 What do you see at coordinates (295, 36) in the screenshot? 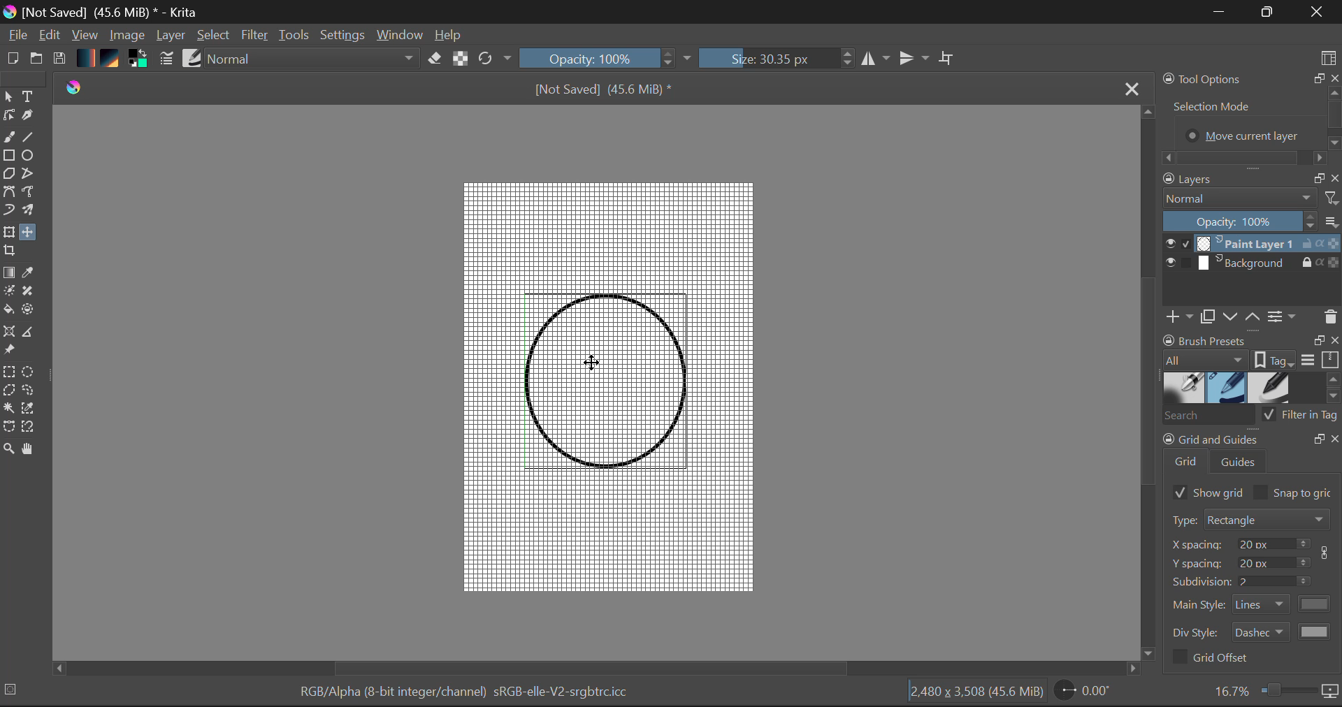
I see `Tools` at bounding box center [295, 36].